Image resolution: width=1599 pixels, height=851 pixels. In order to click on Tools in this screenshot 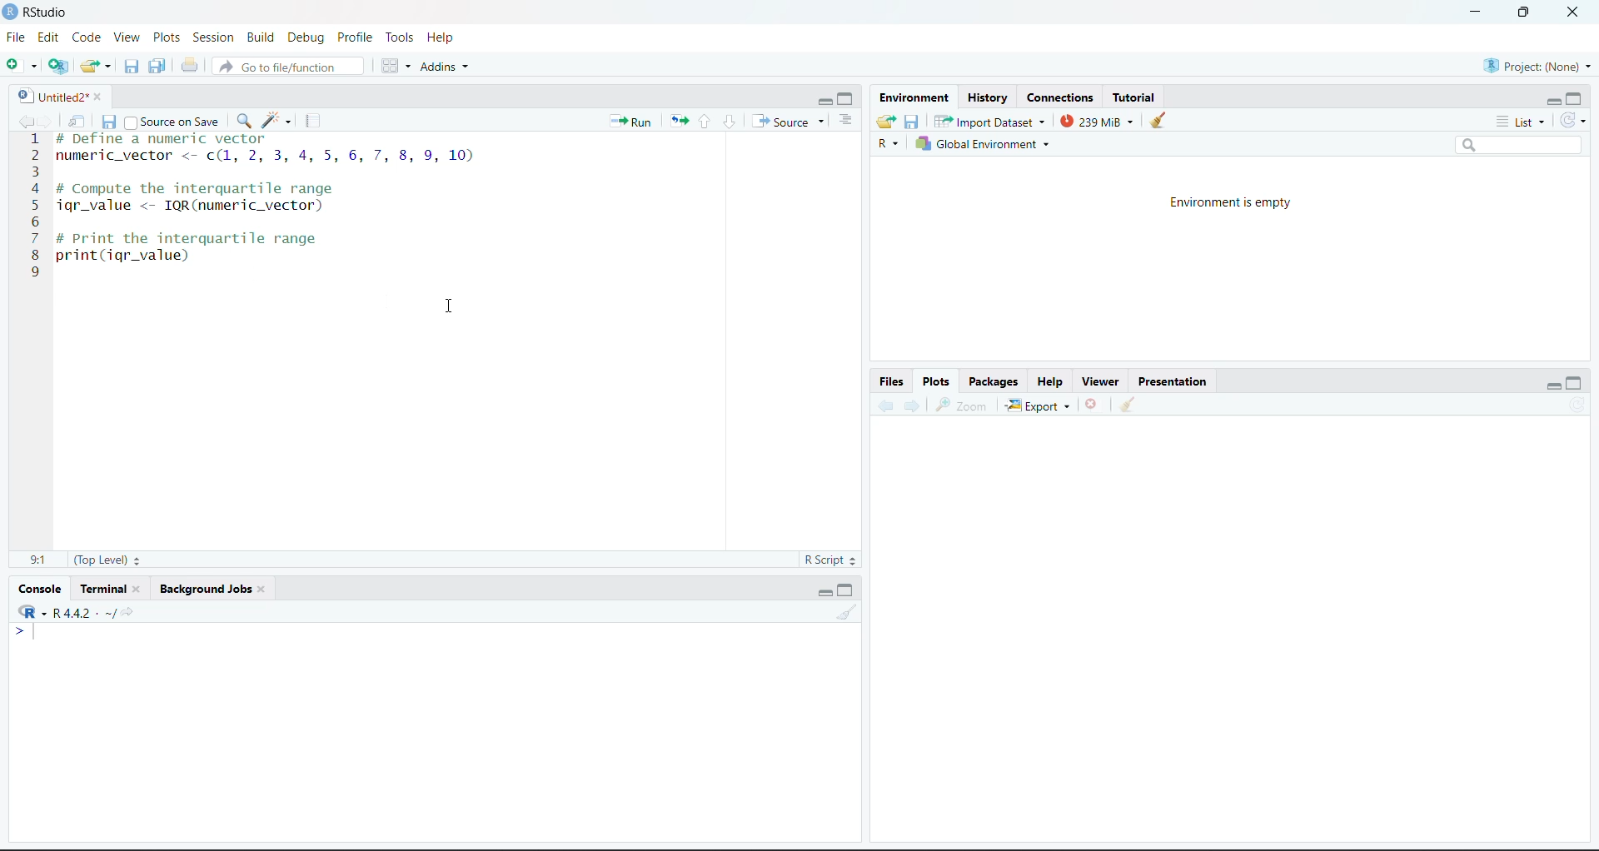, I will do `click(399, 37)`.